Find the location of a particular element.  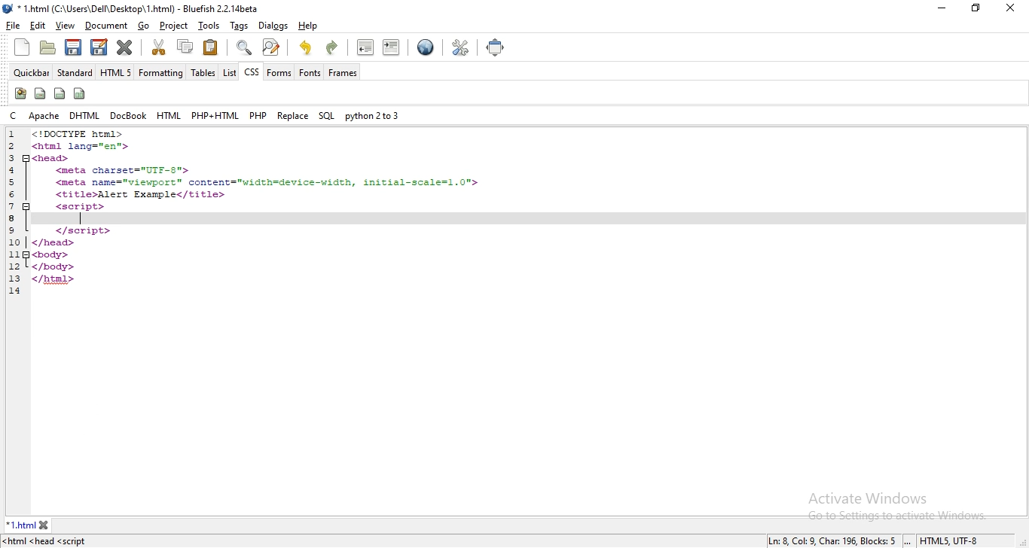

search is located at coordinates (272, 47).